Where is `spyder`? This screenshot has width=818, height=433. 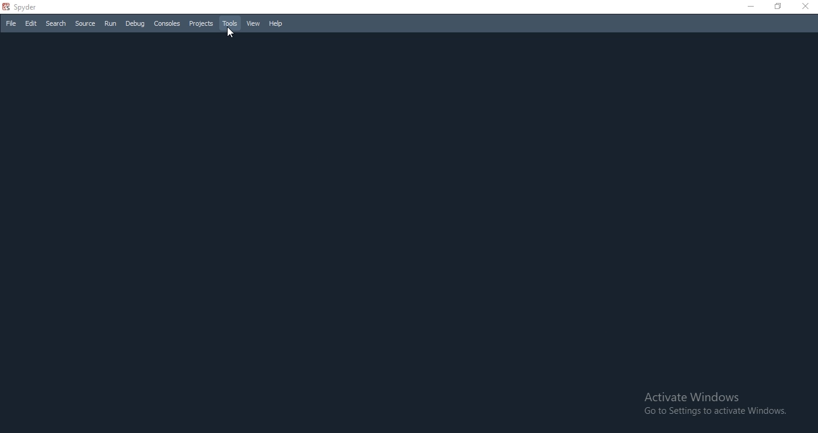
spyder is located at coordinates (31, 7).